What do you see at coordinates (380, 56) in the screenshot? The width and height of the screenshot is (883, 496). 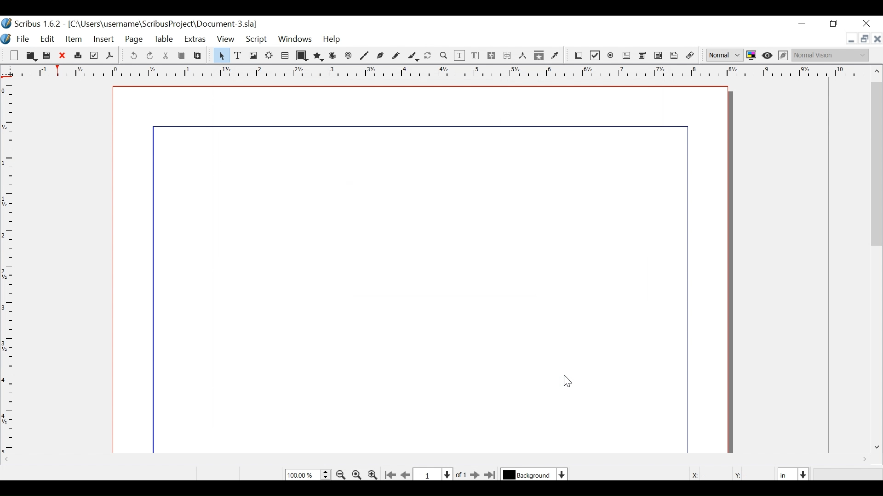 I see `Bezier Curve` at bounding box center [380, 56].